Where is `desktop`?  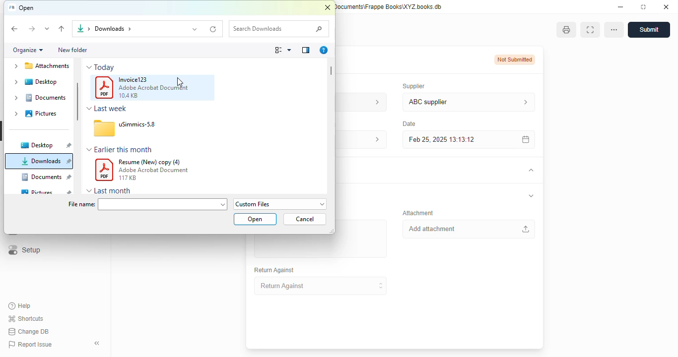
desktop is located at coordinates (45, 145).